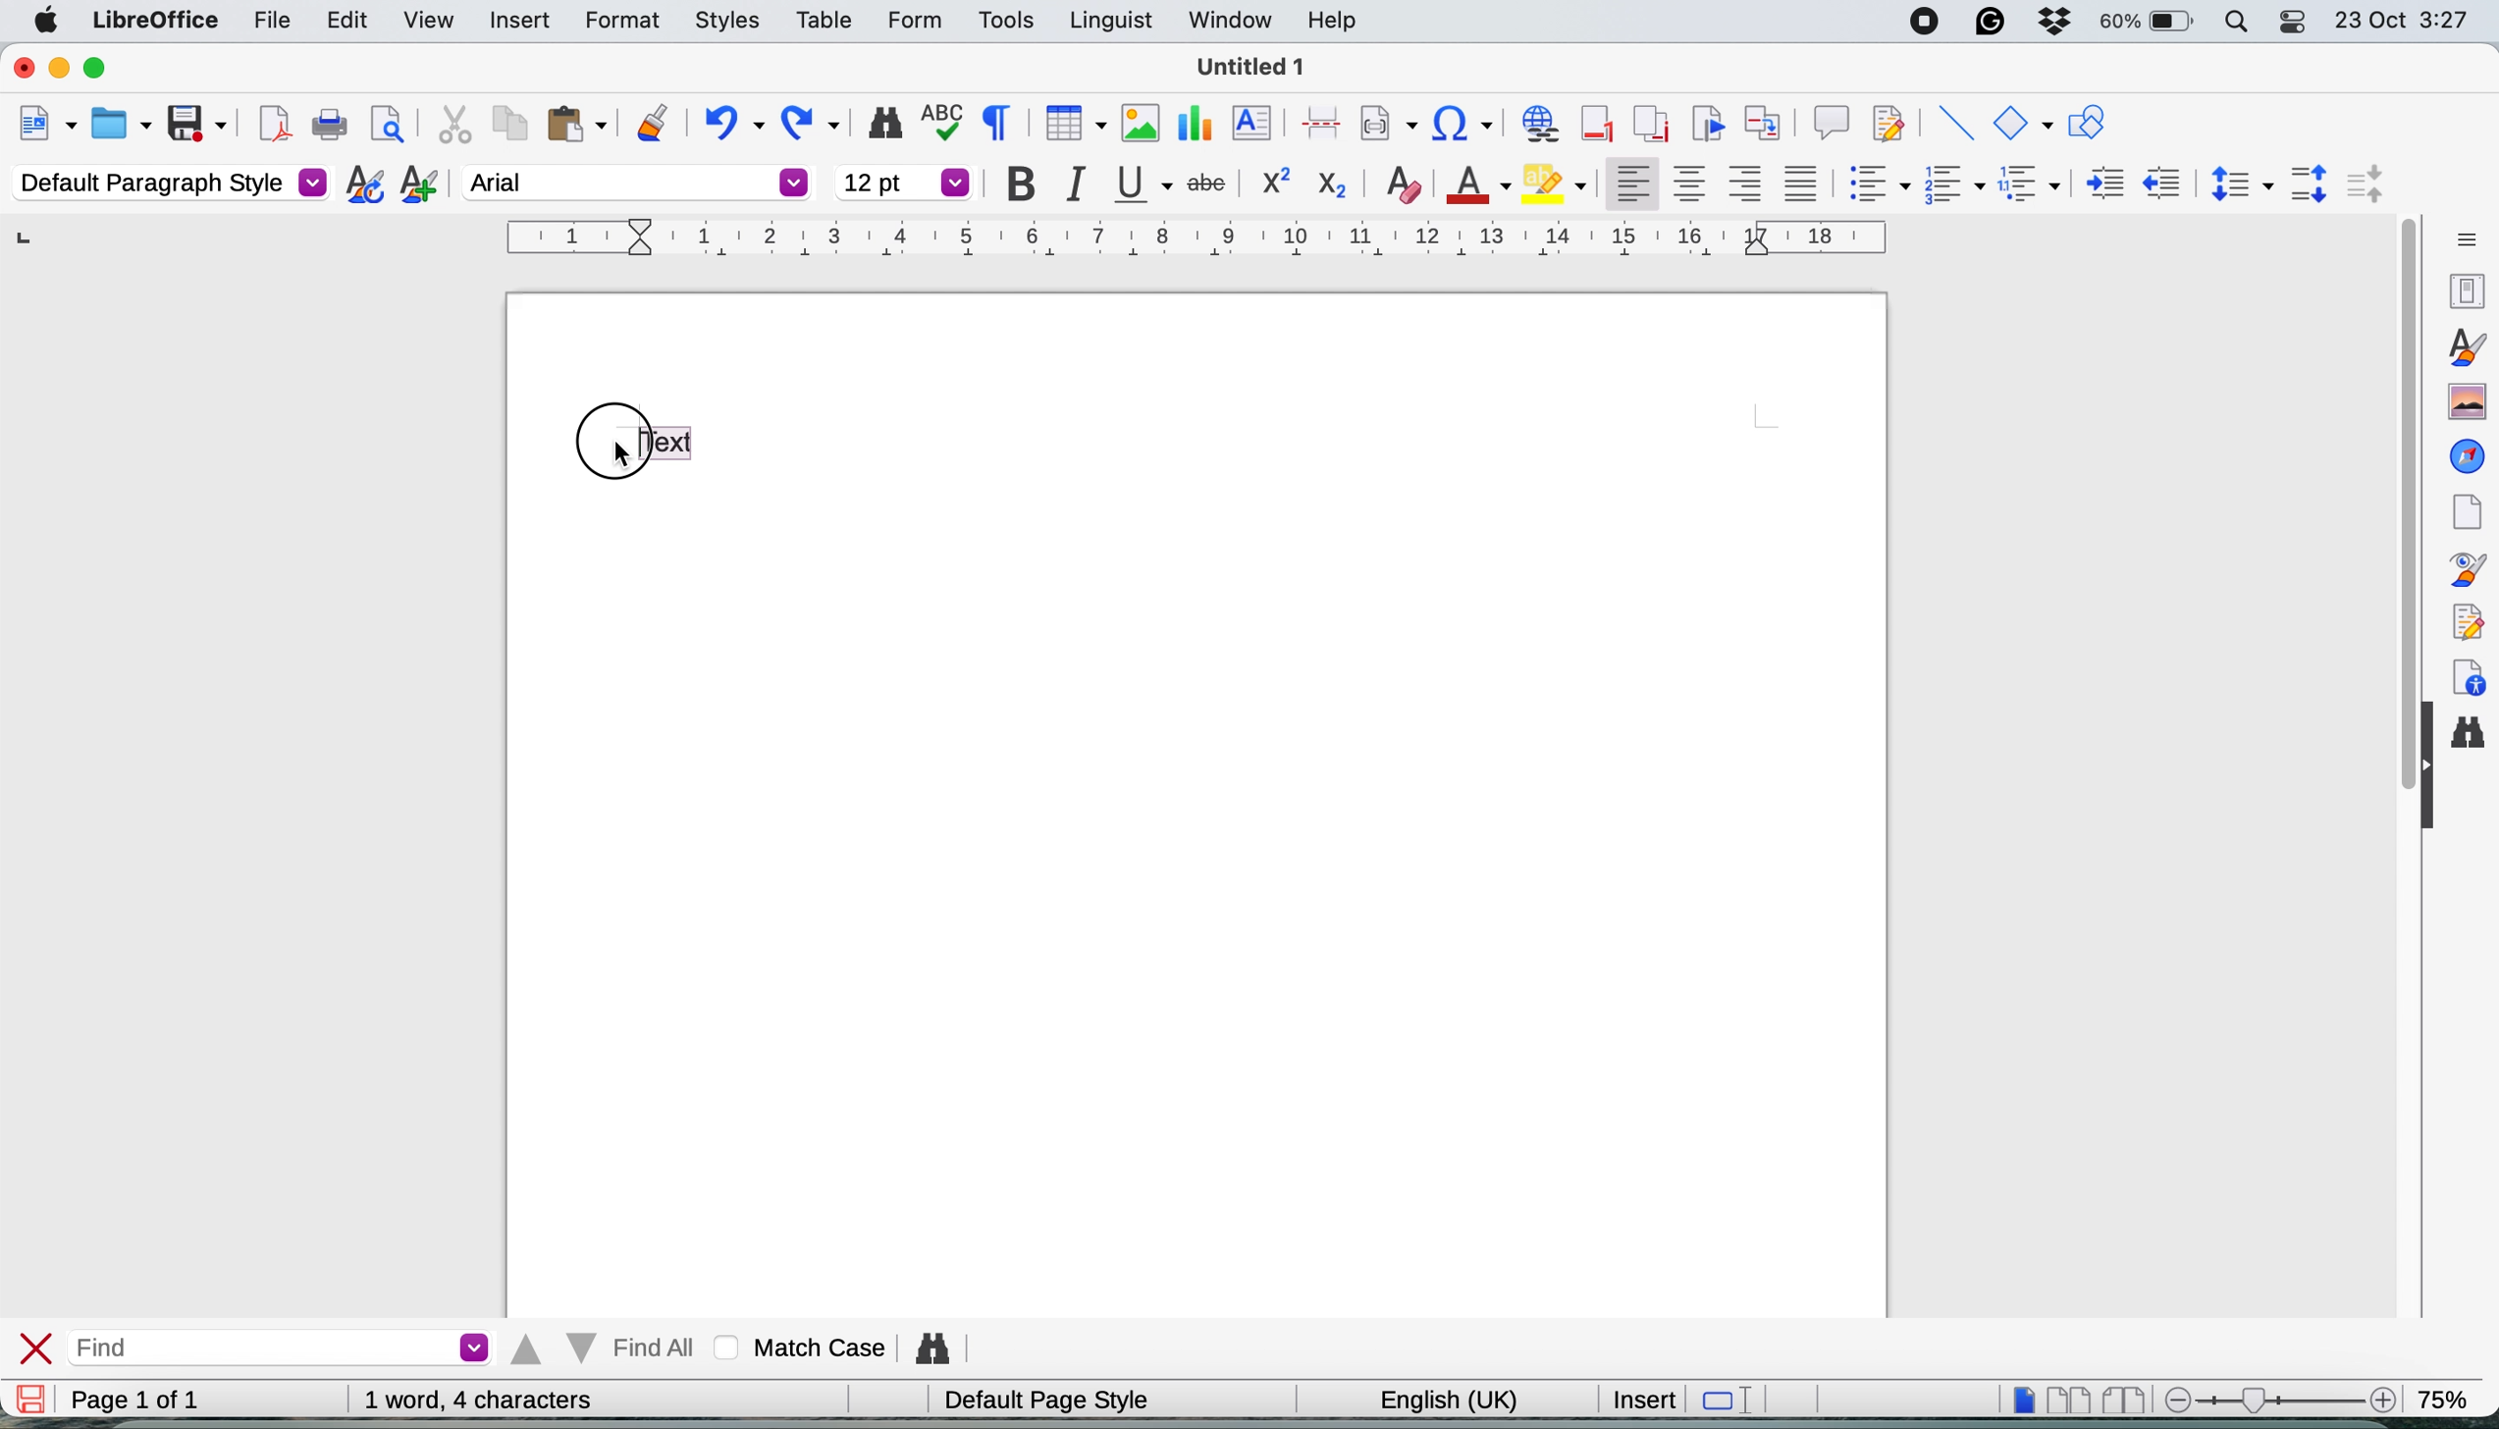 The width and height of the screenshot is (2499, 1429). What do you see at coordinates (347, 21) in the screenshot?
I see `edit` at bounding box center [347, 21].